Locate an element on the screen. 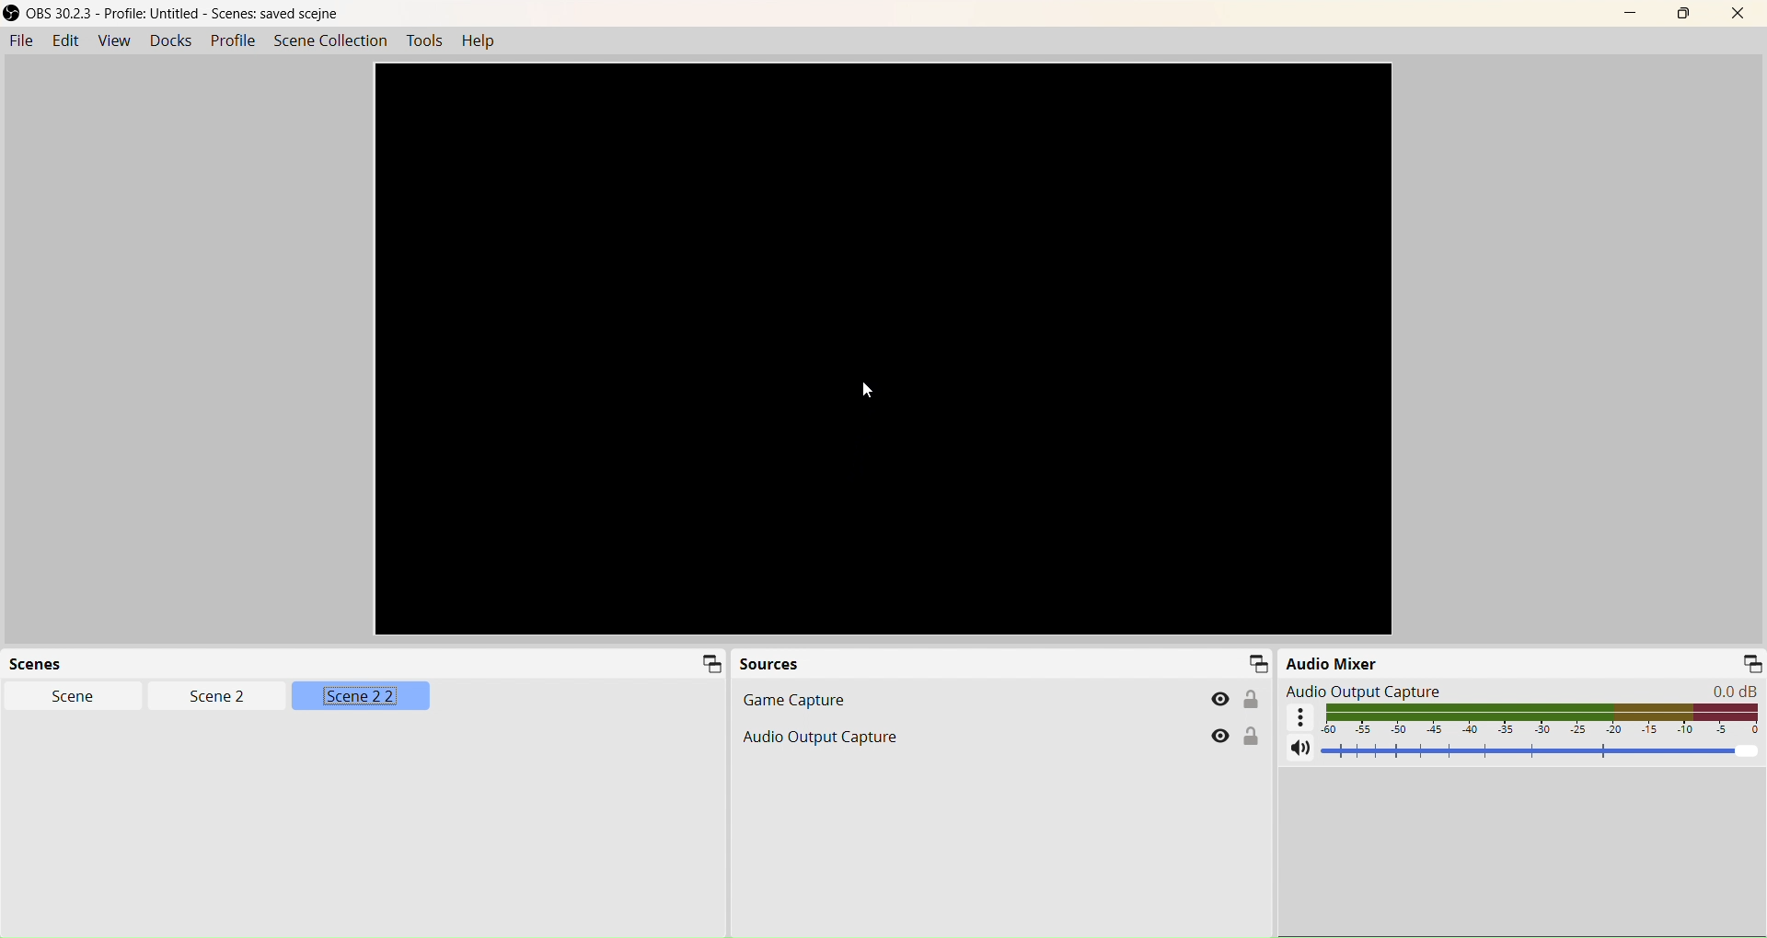 This screenshot has width=1767, height=938. Audio Output Capture is located at coordinates (999, 735).